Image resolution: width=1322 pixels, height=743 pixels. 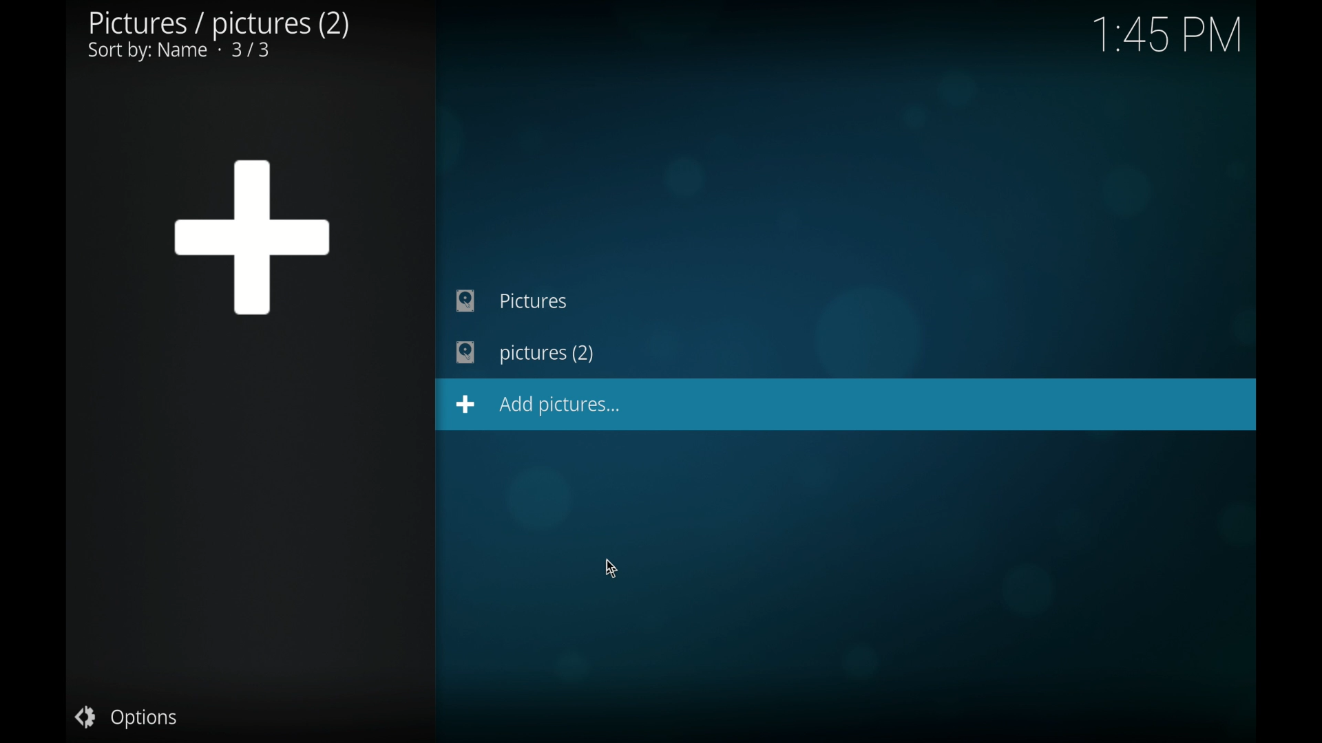 I want to click on time, so click(x=1166, y=36).